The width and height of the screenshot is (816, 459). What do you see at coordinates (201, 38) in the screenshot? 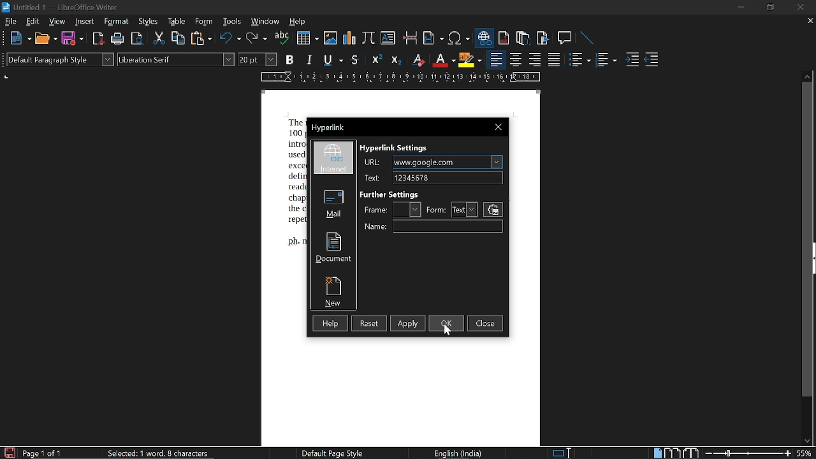
I see `paste` at bounding box center [201, 38].